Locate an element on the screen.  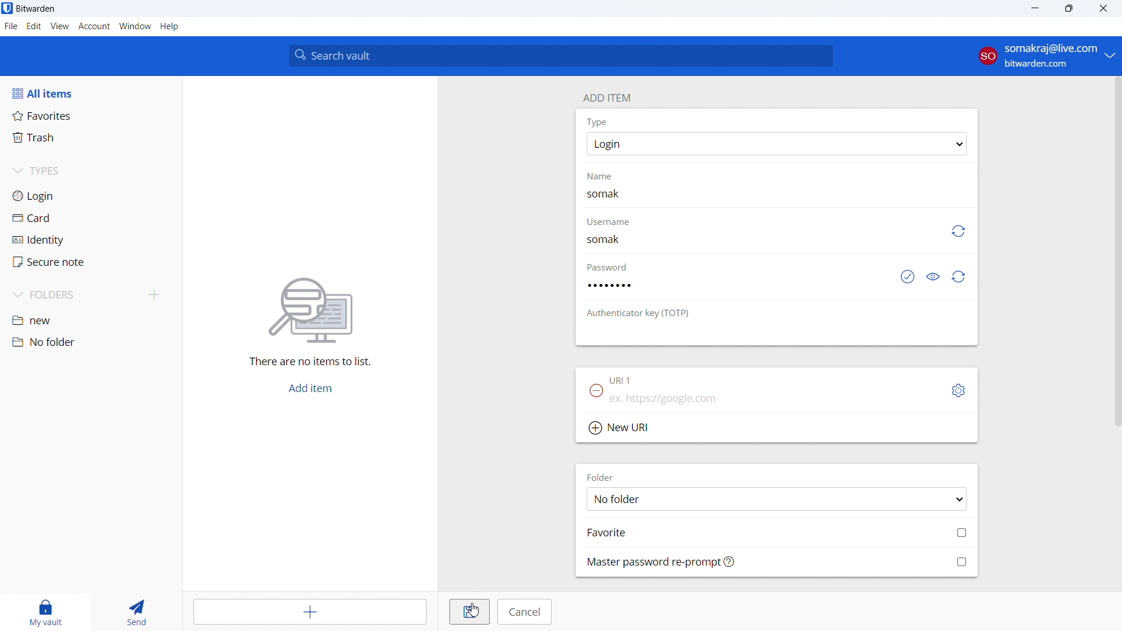
generate username is located at coordinates (957, 231).